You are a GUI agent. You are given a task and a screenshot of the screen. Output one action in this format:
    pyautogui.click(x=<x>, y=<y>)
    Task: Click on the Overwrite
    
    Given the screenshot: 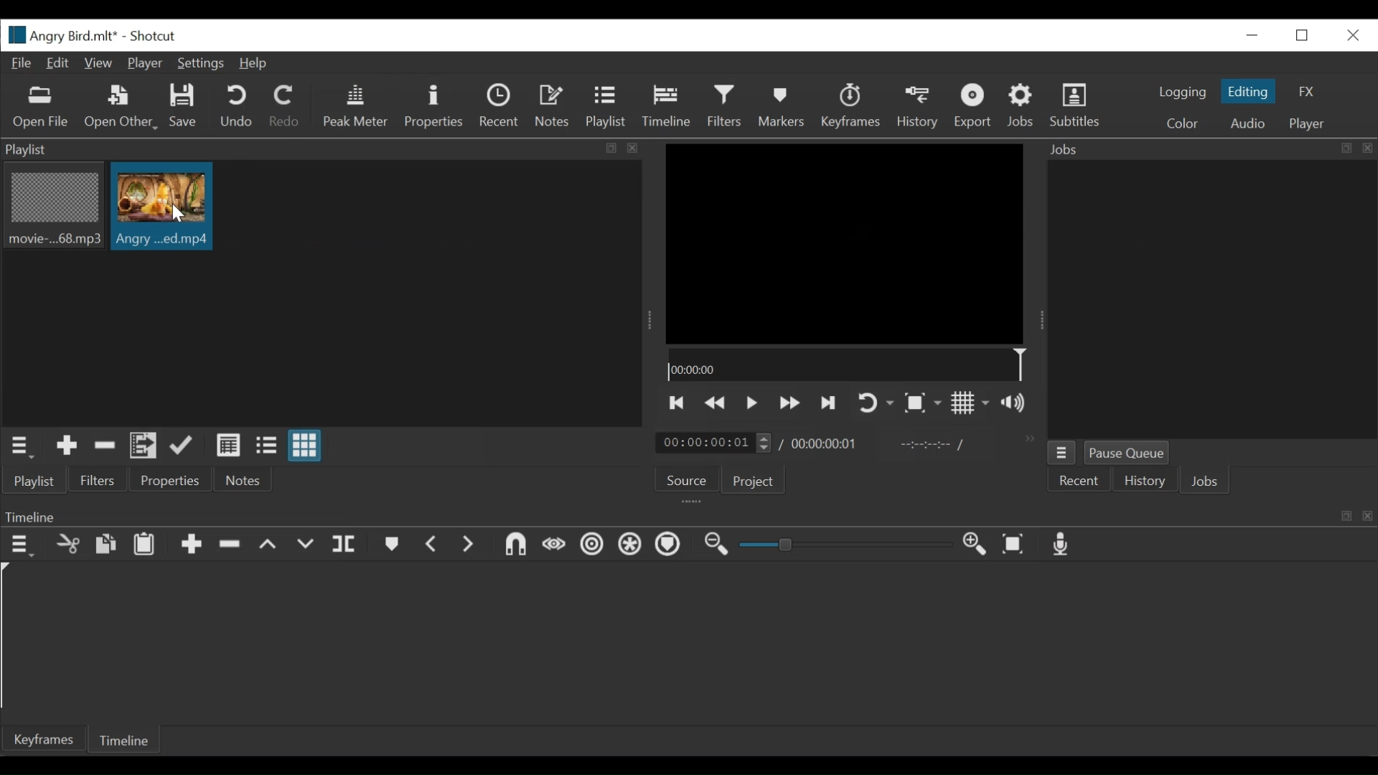 What is the action you would take?
    pyautogui.click(x=306, y=545)
    